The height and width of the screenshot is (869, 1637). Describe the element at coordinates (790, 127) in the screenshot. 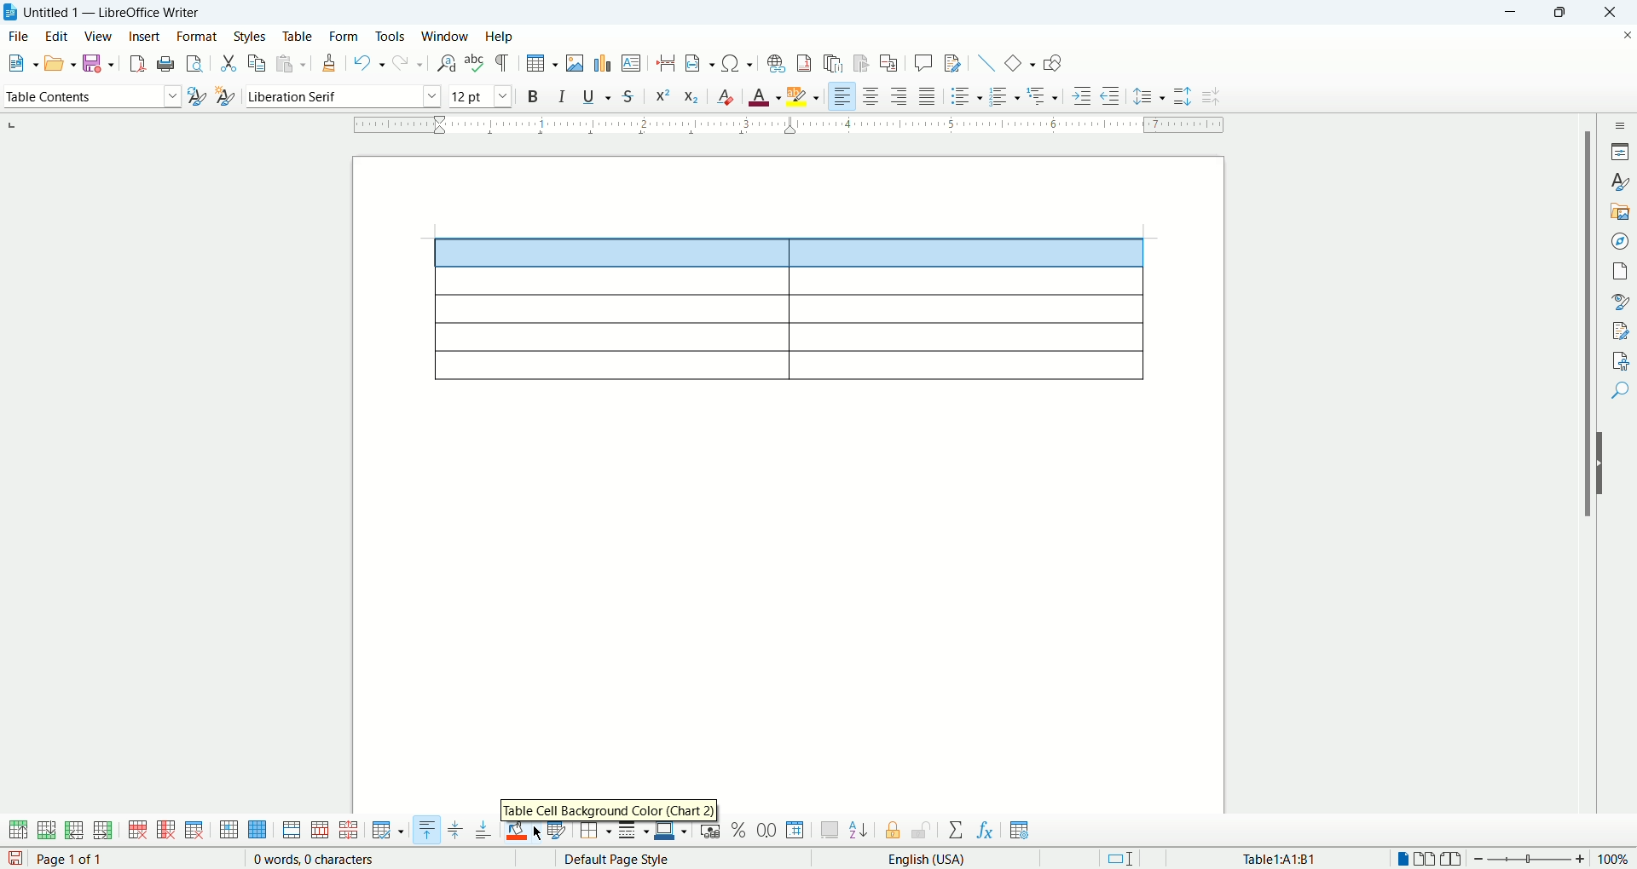

I see `border` at that location.